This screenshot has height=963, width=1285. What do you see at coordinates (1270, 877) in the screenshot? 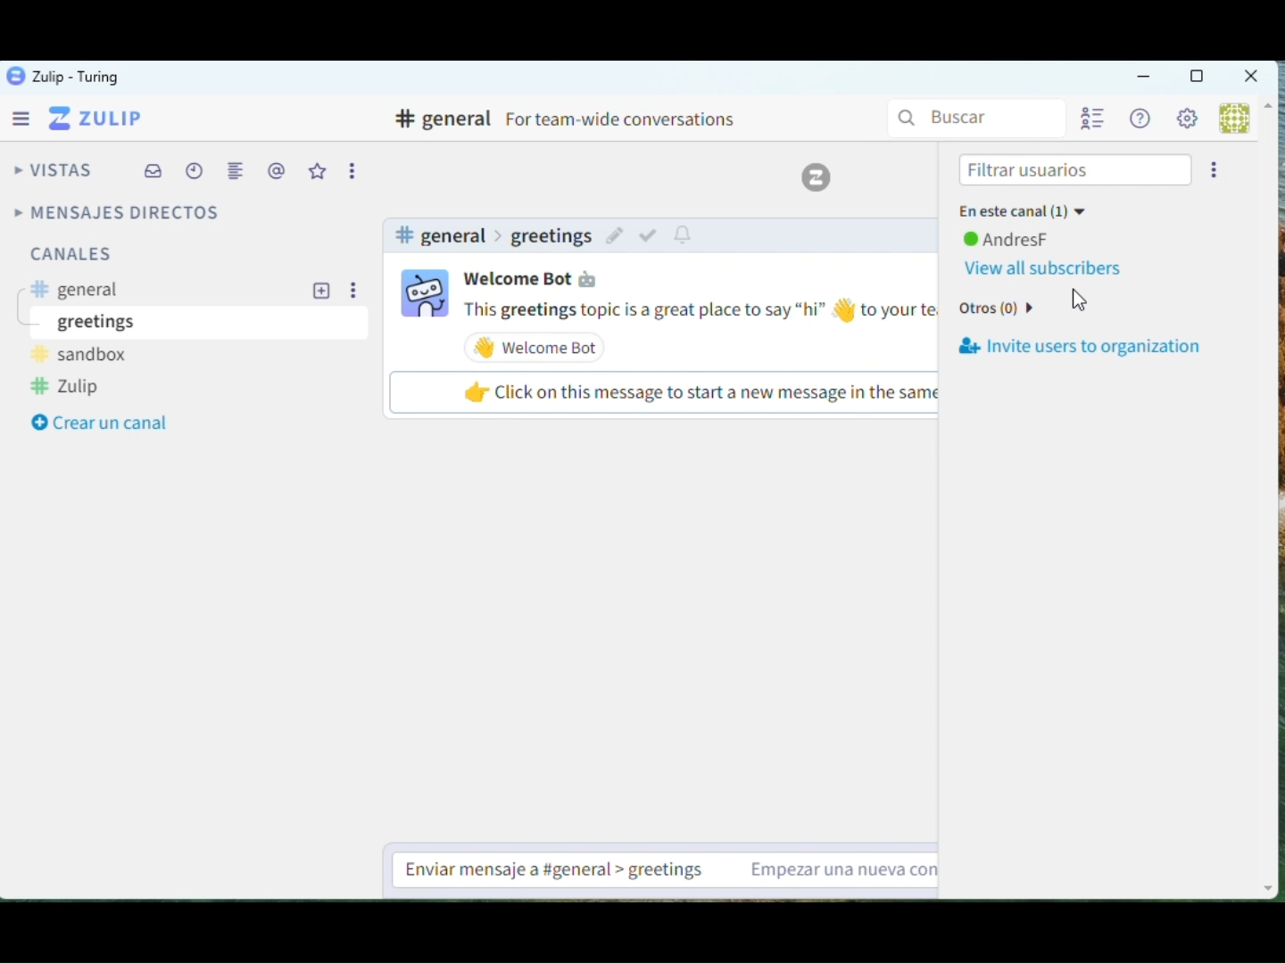
I see `Down` at bounding box center [1270, 877].